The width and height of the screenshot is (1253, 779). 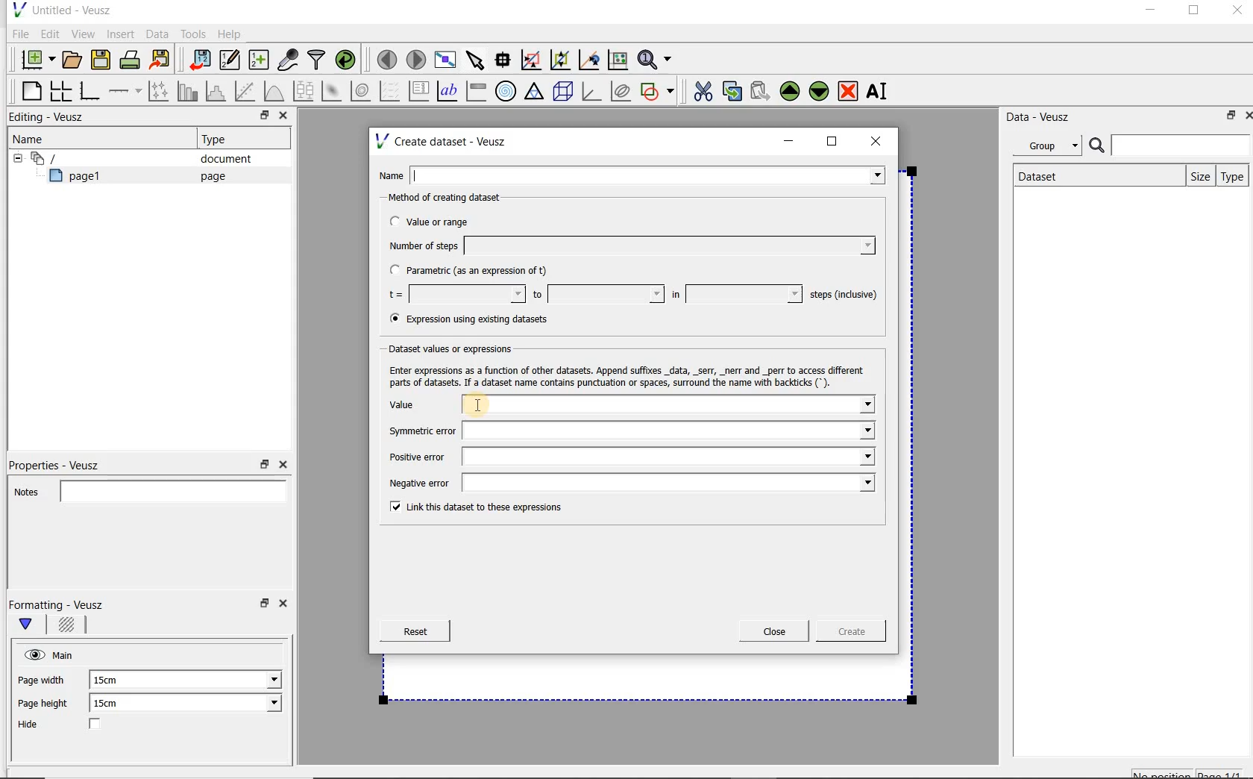 I want to click on page, so click(x=210, y=176).